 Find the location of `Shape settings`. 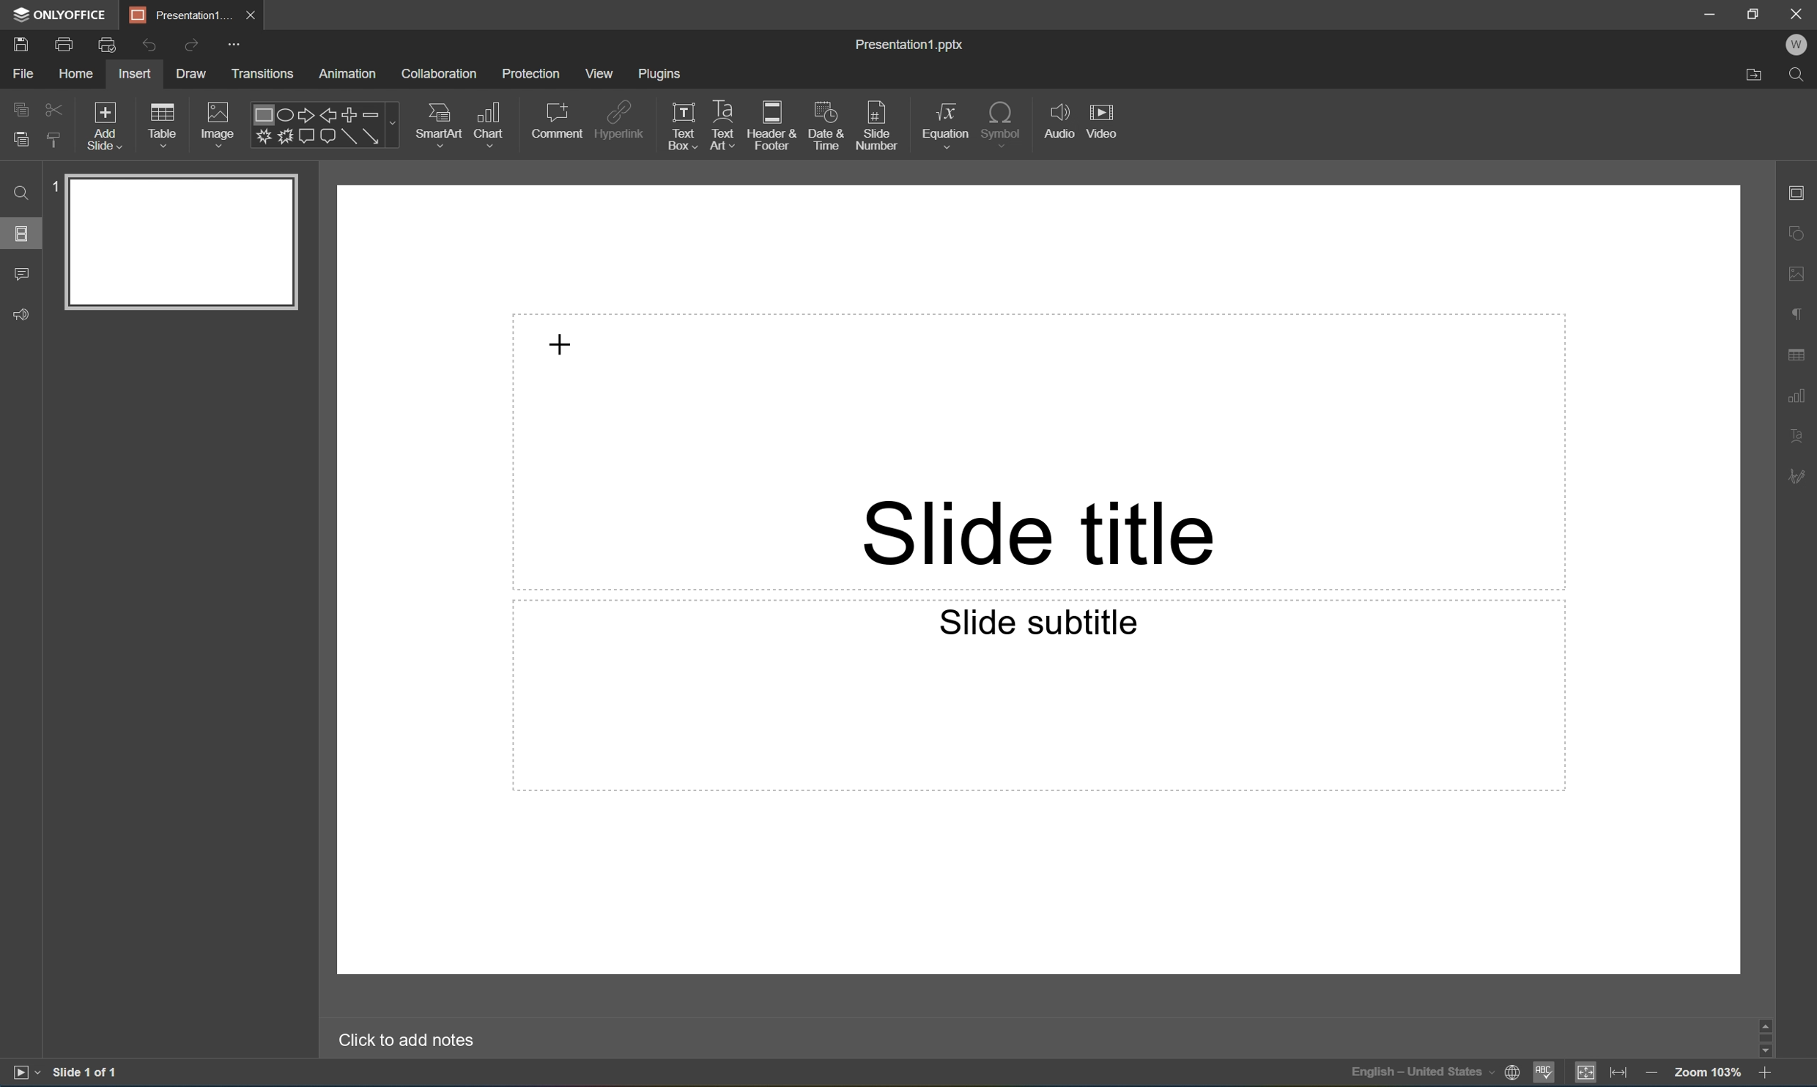

Shape settings is located at coordinates (1802, 232).